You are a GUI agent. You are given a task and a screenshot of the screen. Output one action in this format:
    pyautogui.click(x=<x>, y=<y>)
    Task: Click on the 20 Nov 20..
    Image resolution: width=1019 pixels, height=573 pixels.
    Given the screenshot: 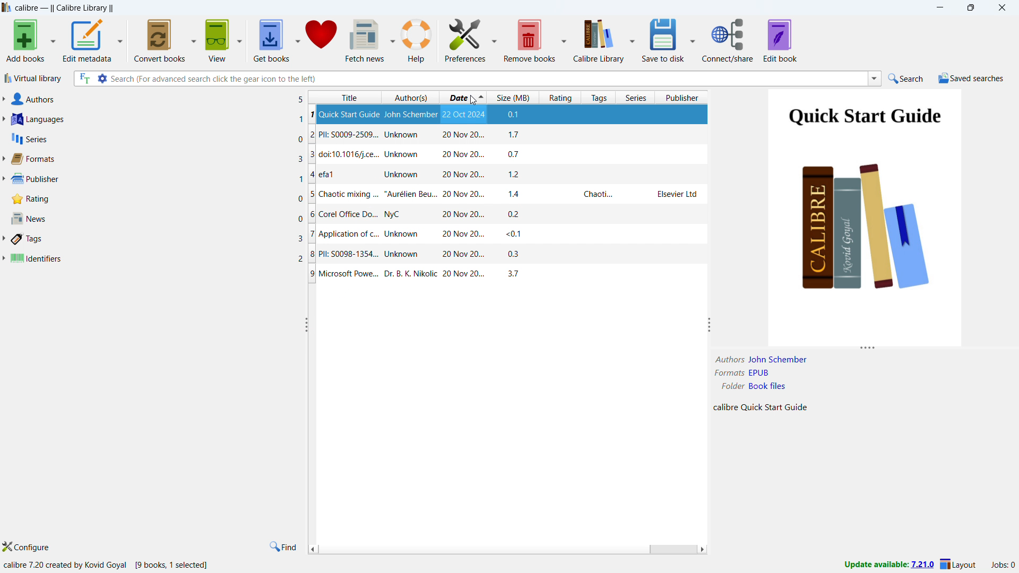 What is the action you would take?
    pyautogui.click(x=465, y=214)
    